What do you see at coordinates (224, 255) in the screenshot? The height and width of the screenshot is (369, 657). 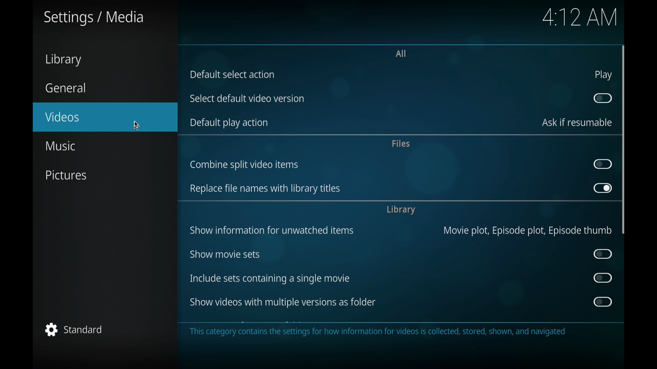 I see `show movie sets` at bounding box center [224, 255].